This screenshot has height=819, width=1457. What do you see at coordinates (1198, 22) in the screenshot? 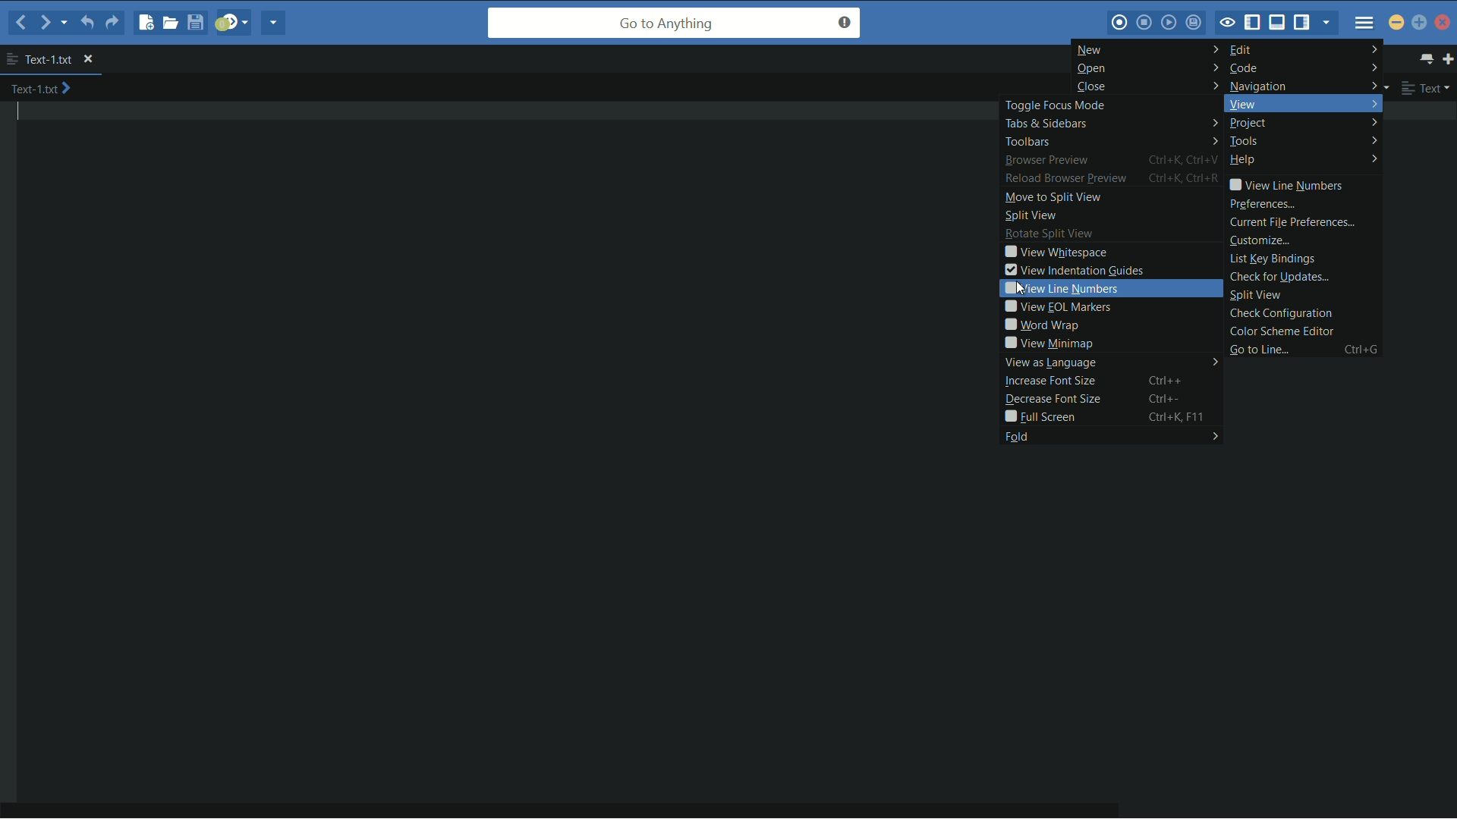
I see `save macro to toolbox` at bounding box center [1198, 22].